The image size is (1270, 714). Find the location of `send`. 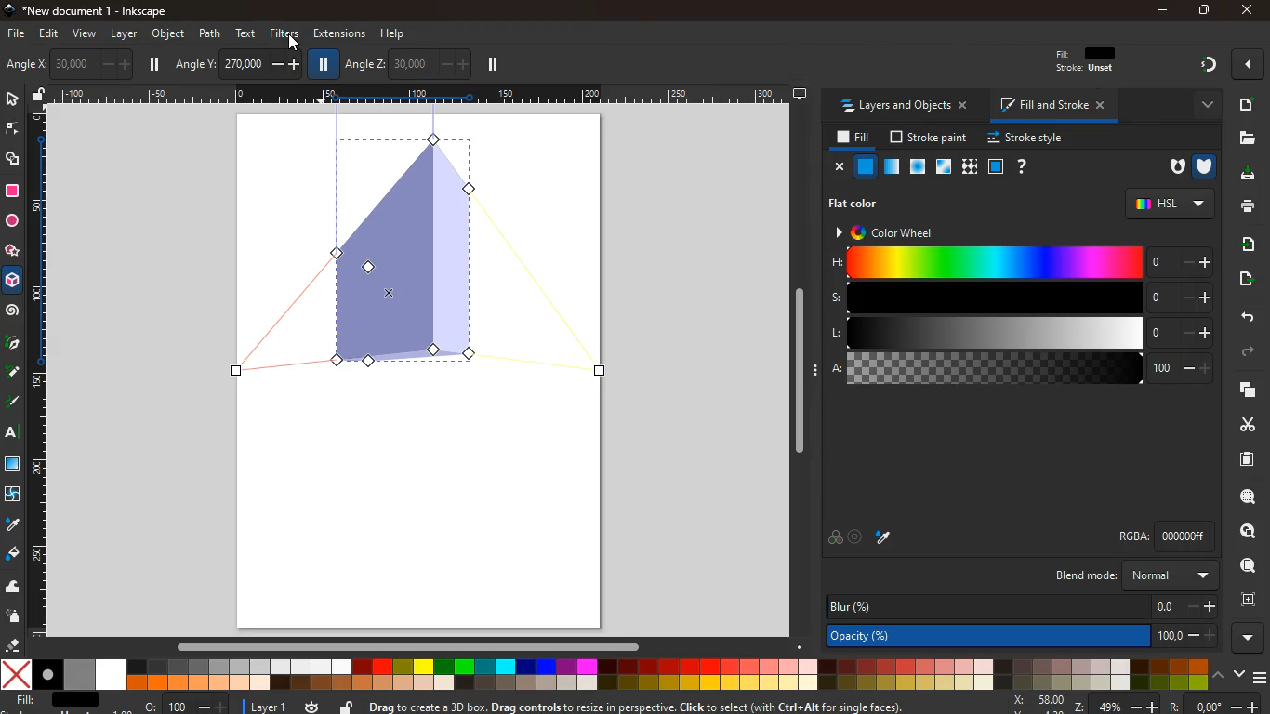

send is located at coordinates (1241, 279).